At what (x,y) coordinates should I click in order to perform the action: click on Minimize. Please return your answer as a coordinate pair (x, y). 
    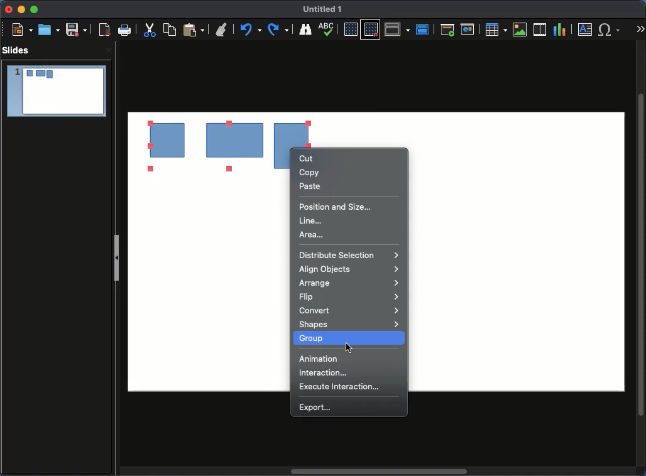
    Looking at the image, I should click on (21, 10).